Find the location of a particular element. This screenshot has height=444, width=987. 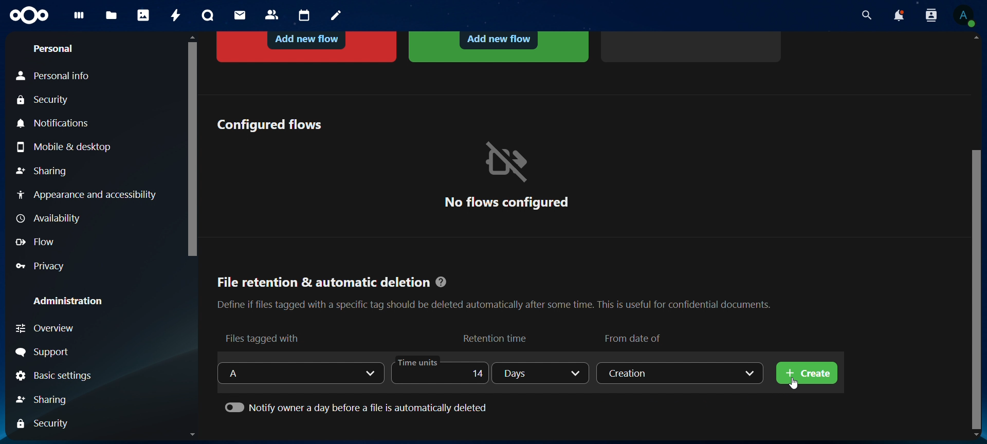

icon is located at coordinates (30, 16).